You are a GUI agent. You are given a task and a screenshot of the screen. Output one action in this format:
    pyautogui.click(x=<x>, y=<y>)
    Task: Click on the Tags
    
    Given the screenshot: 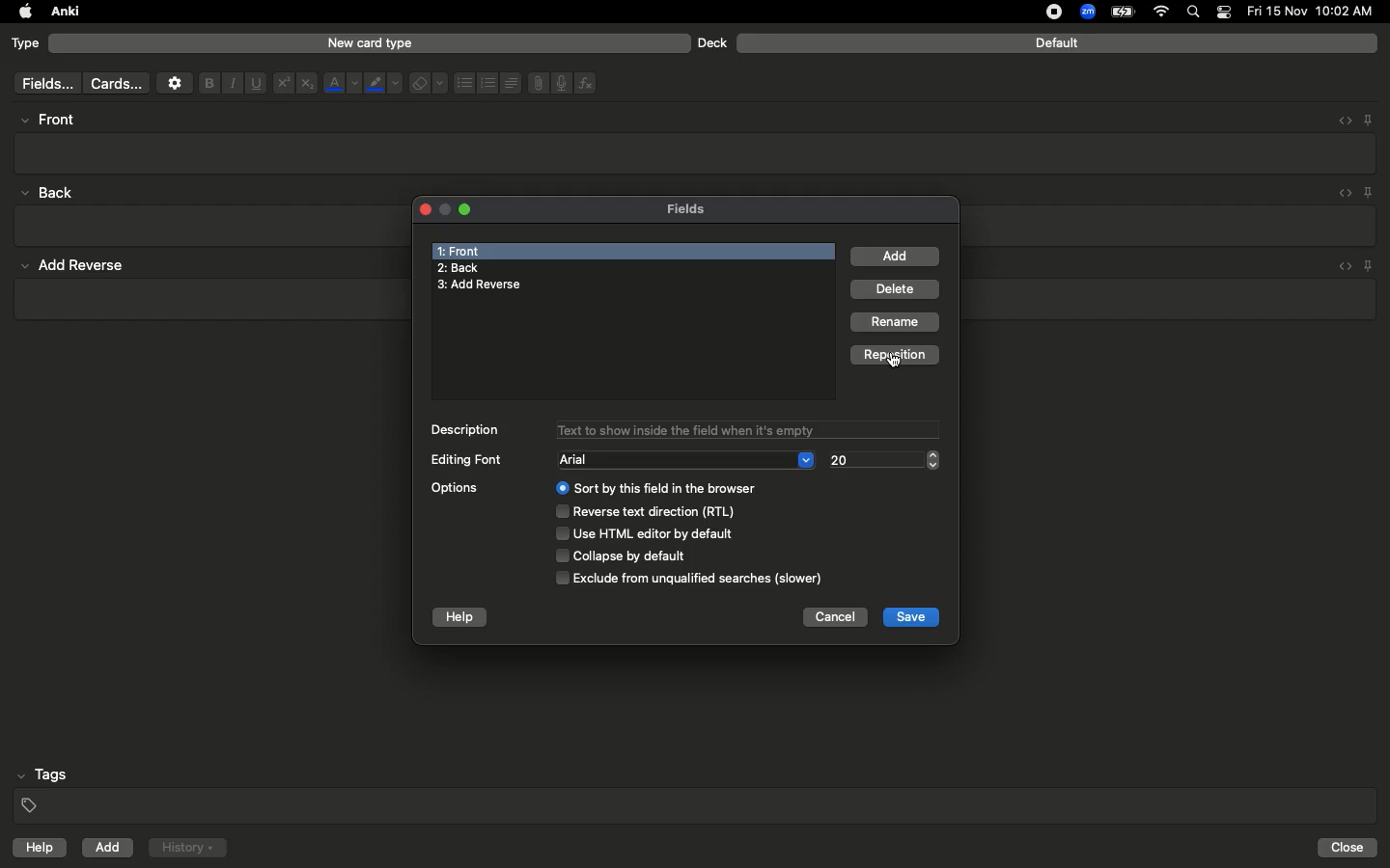 What is the action you would take?
    pyautogui.click(x=697, y=791)
    